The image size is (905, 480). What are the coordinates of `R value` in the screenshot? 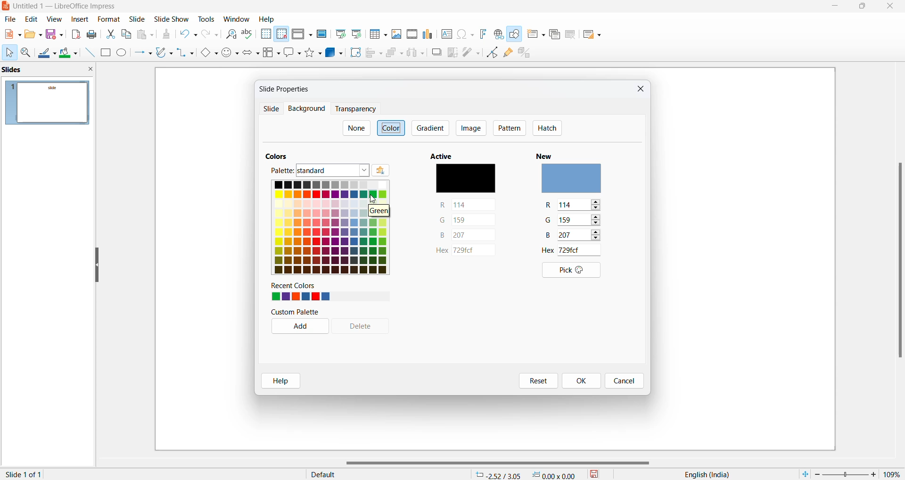 It's located at (550, 206).